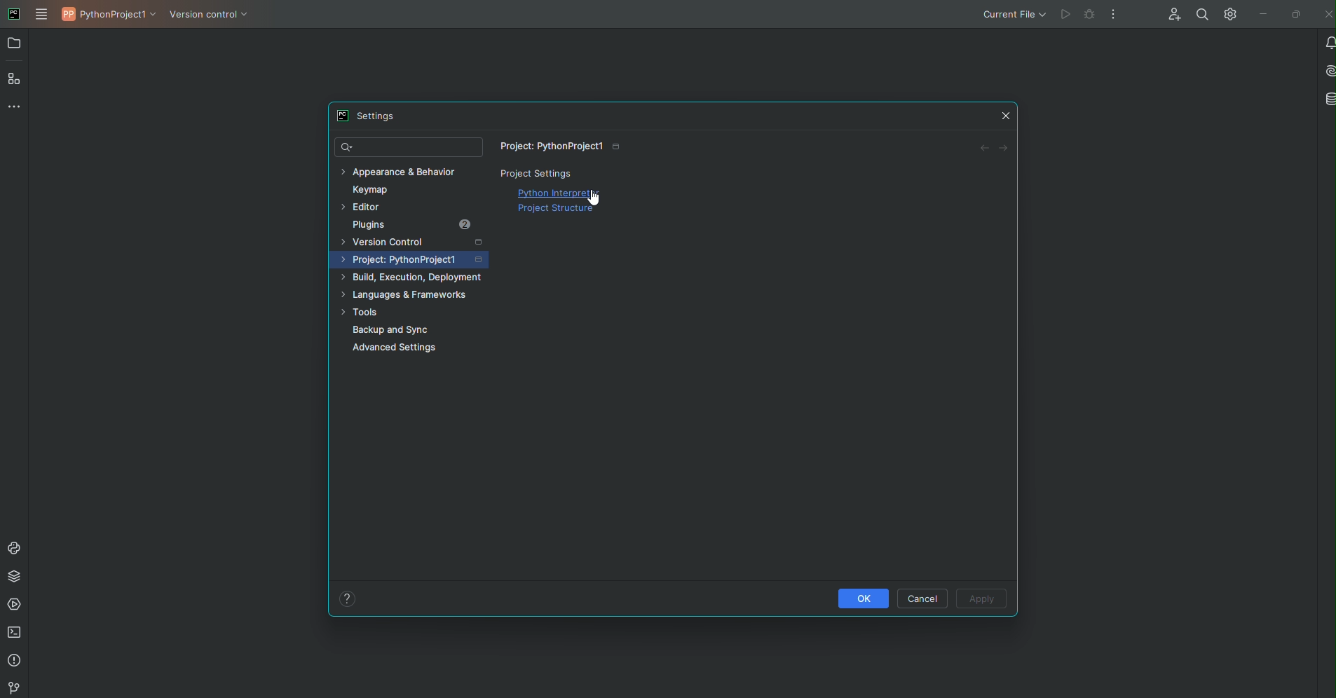 The height and width of the screenshot is (698, 1336). What do you see at coordinates (13, 578) in the screenshot?
I see `Packages` at bounding box center [13, 578].